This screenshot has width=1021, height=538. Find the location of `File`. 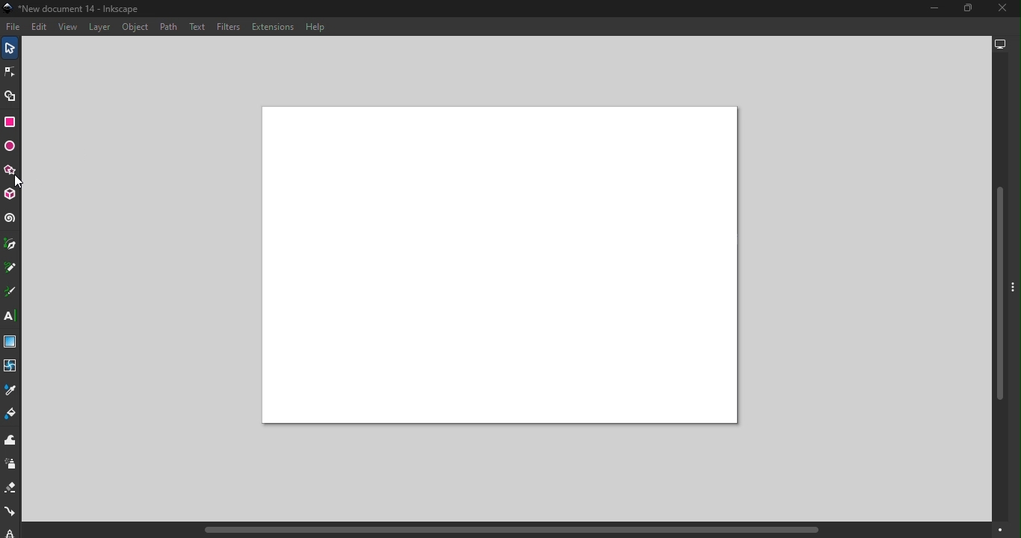

File is located at coordinates (16, 27).